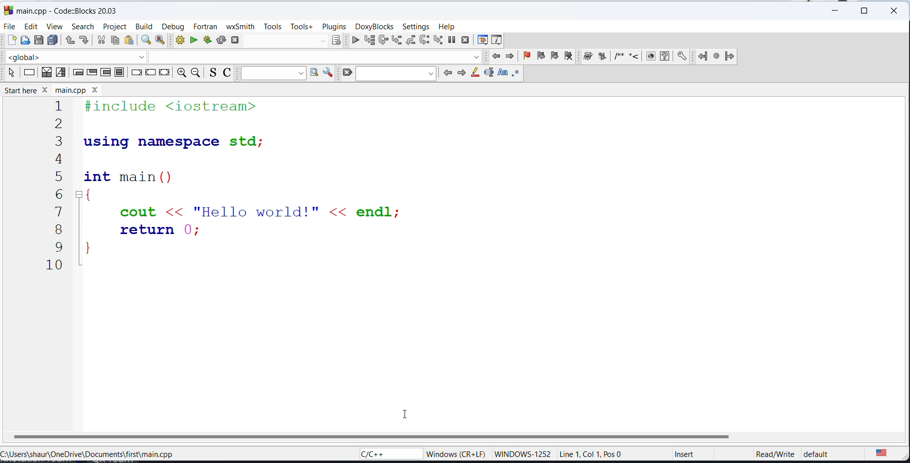  What do you see at coordinates (271, 26) in the screenshot?
I see `tools` at bounding box center [271, 26].